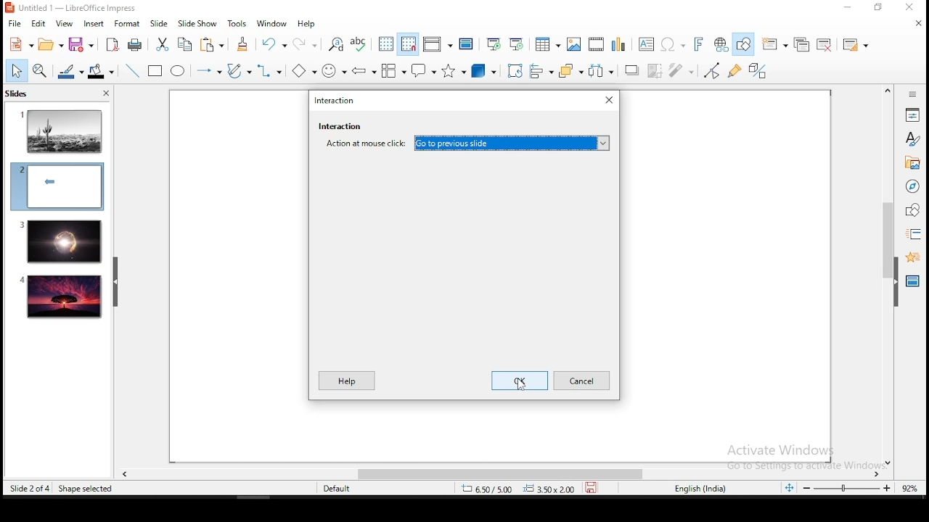 This screenshot has width=929, height=522. Describe the element at coordinates (111, 45) in the screenshot. I see `export as pdf` at that location.